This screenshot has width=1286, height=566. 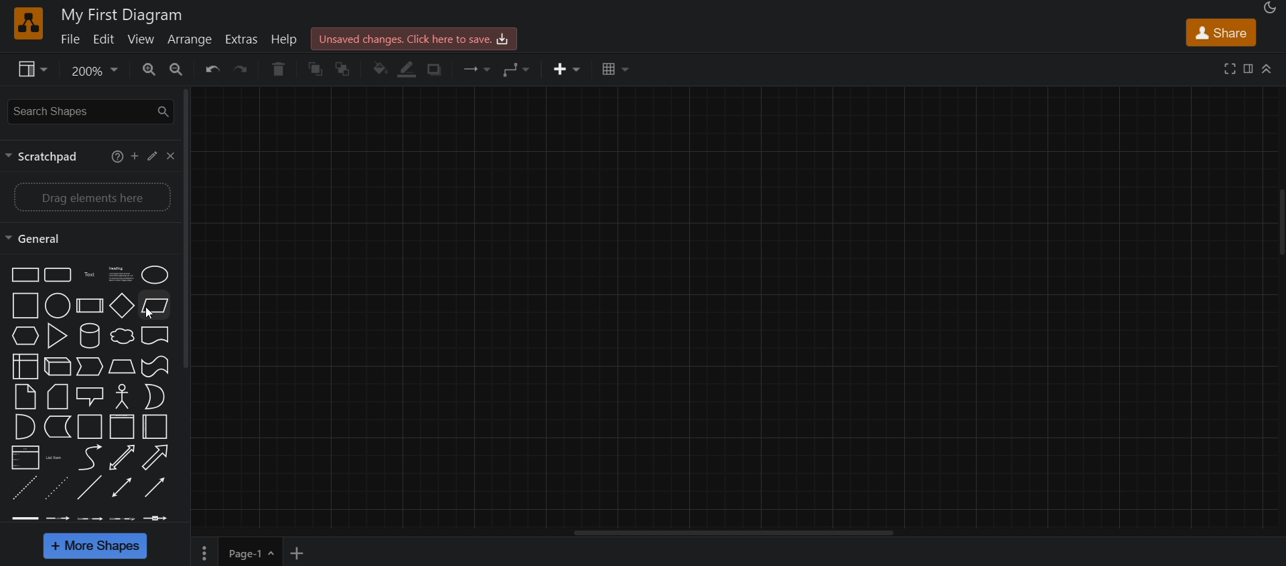 I want to click on to back, so click(x=350, y=68).